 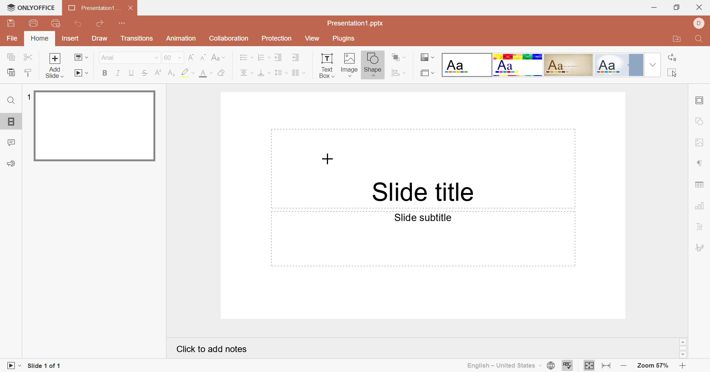 I want to click on Spell checking, so click(x=566, y=365).